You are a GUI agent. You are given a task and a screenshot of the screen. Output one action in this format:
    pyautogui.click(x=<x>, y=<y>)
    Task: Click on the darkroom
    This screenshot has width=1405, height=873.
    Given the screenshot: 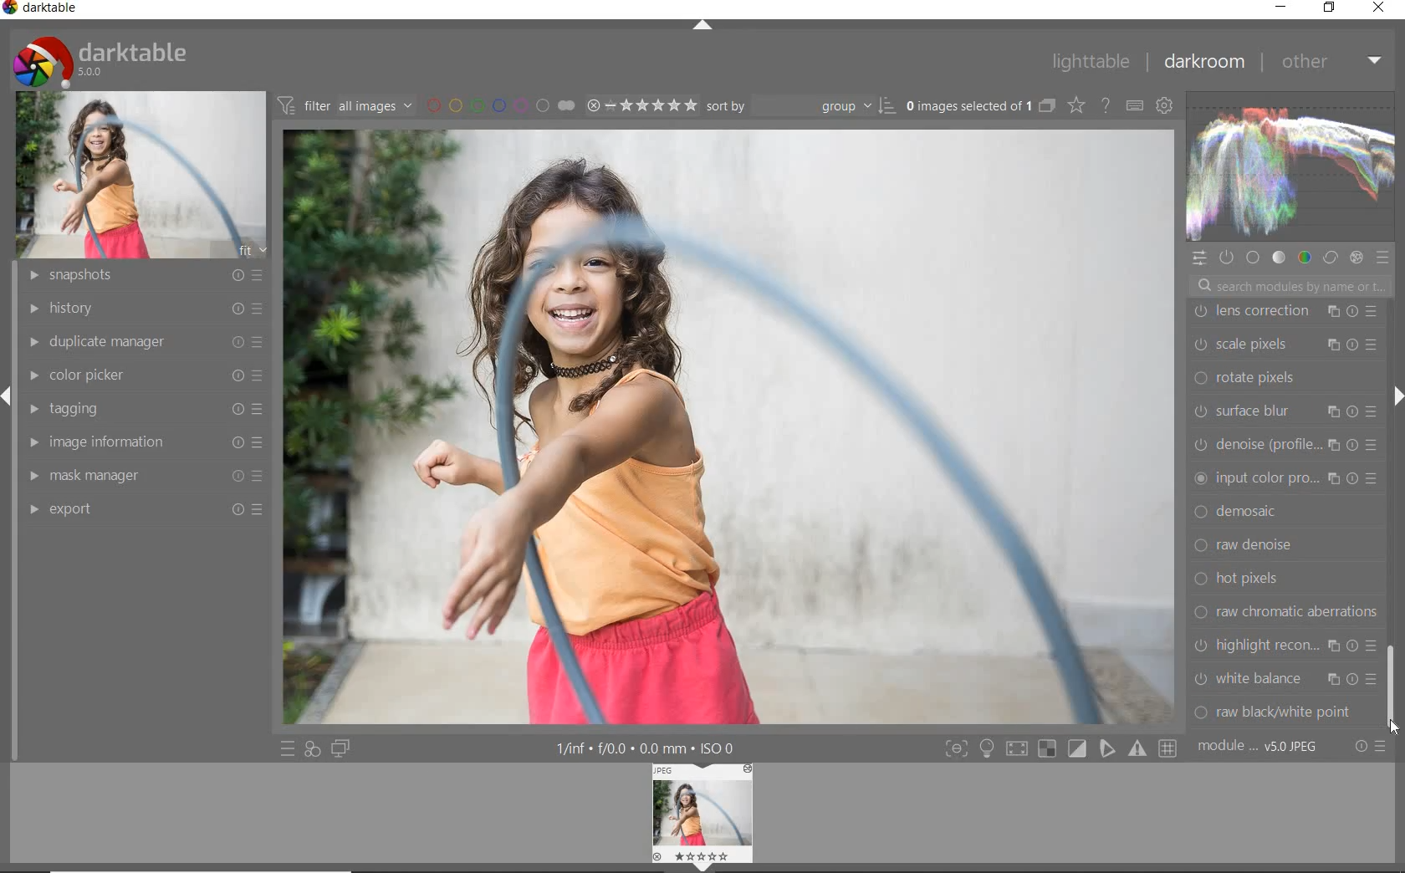 What is the action you would take?
    pyautogui.click(x=1207, y=63)
    